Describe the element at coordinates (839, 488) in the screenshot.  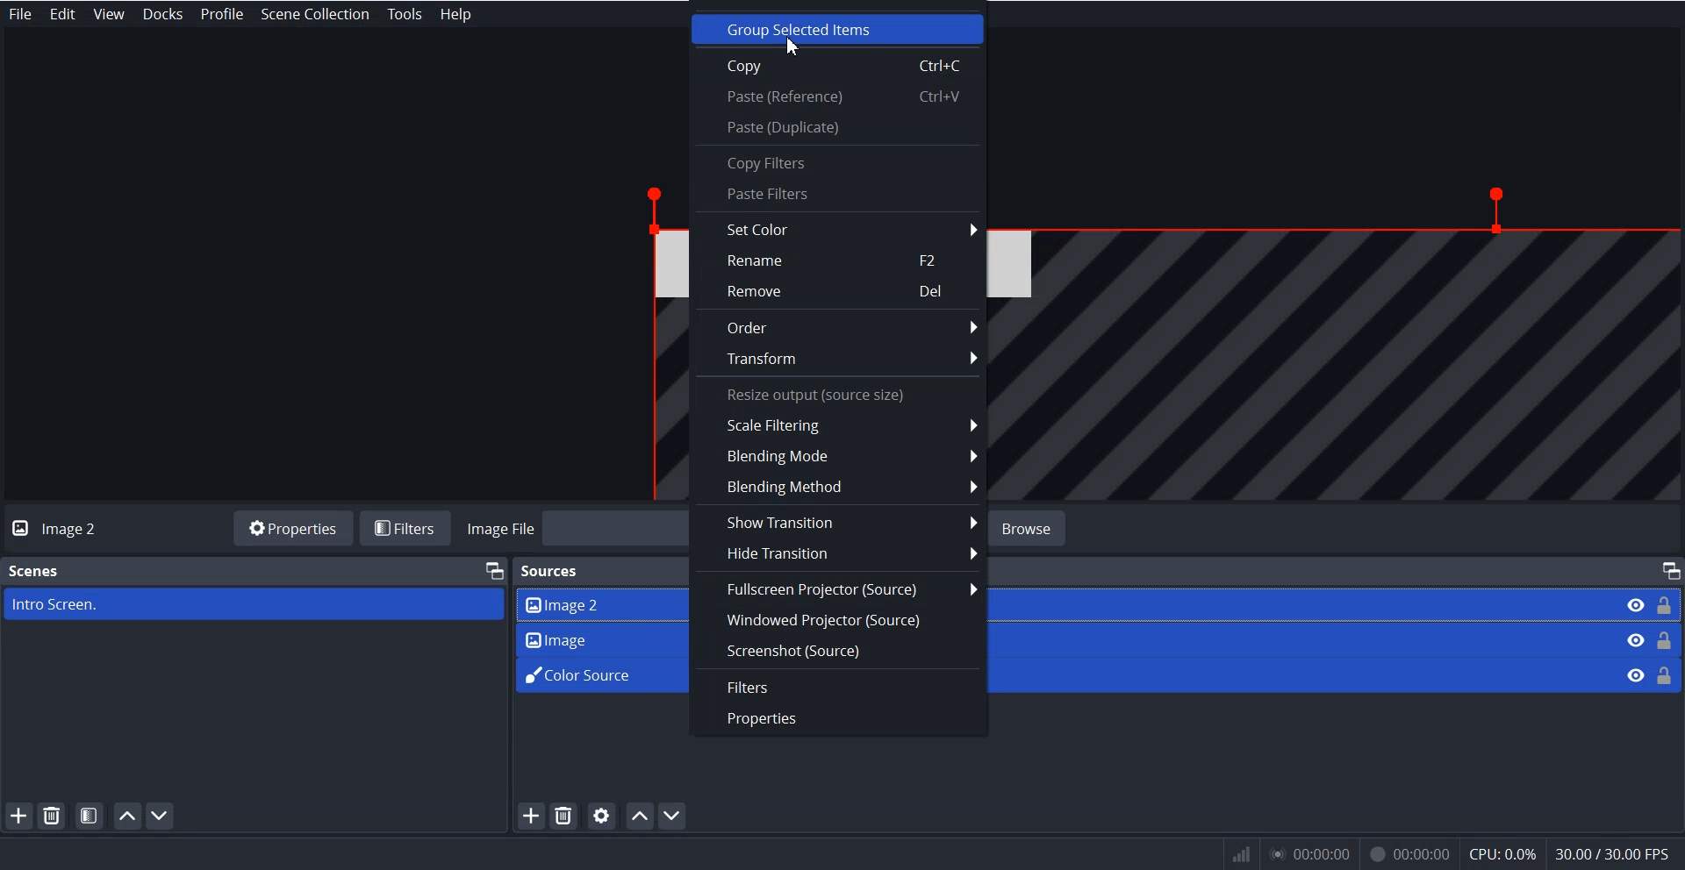
I see `Blending Method` at that location.